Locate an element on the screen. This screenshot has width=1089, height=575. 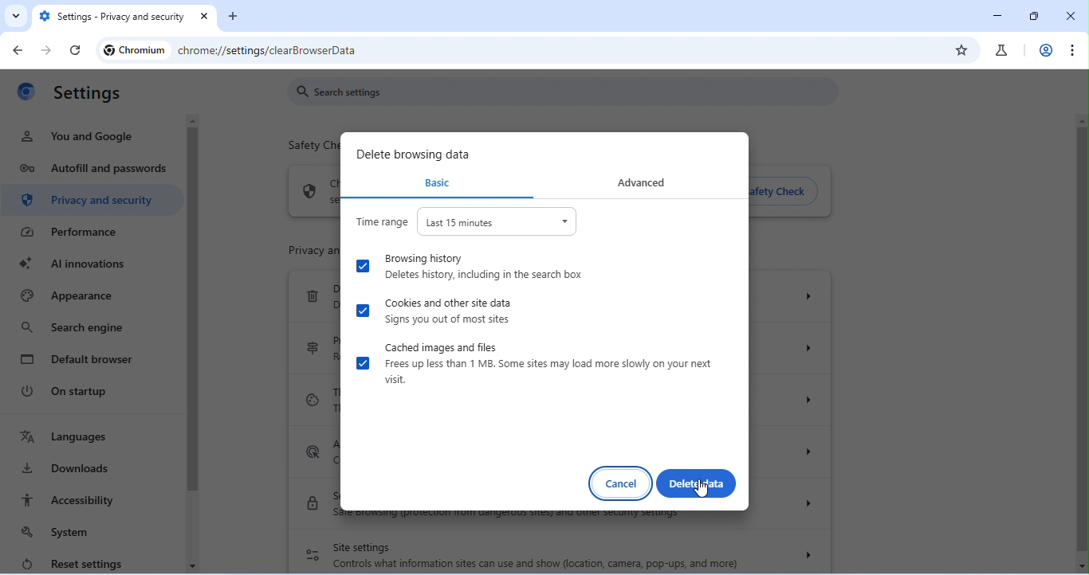
delete icon is located at coordinates (311, 296).